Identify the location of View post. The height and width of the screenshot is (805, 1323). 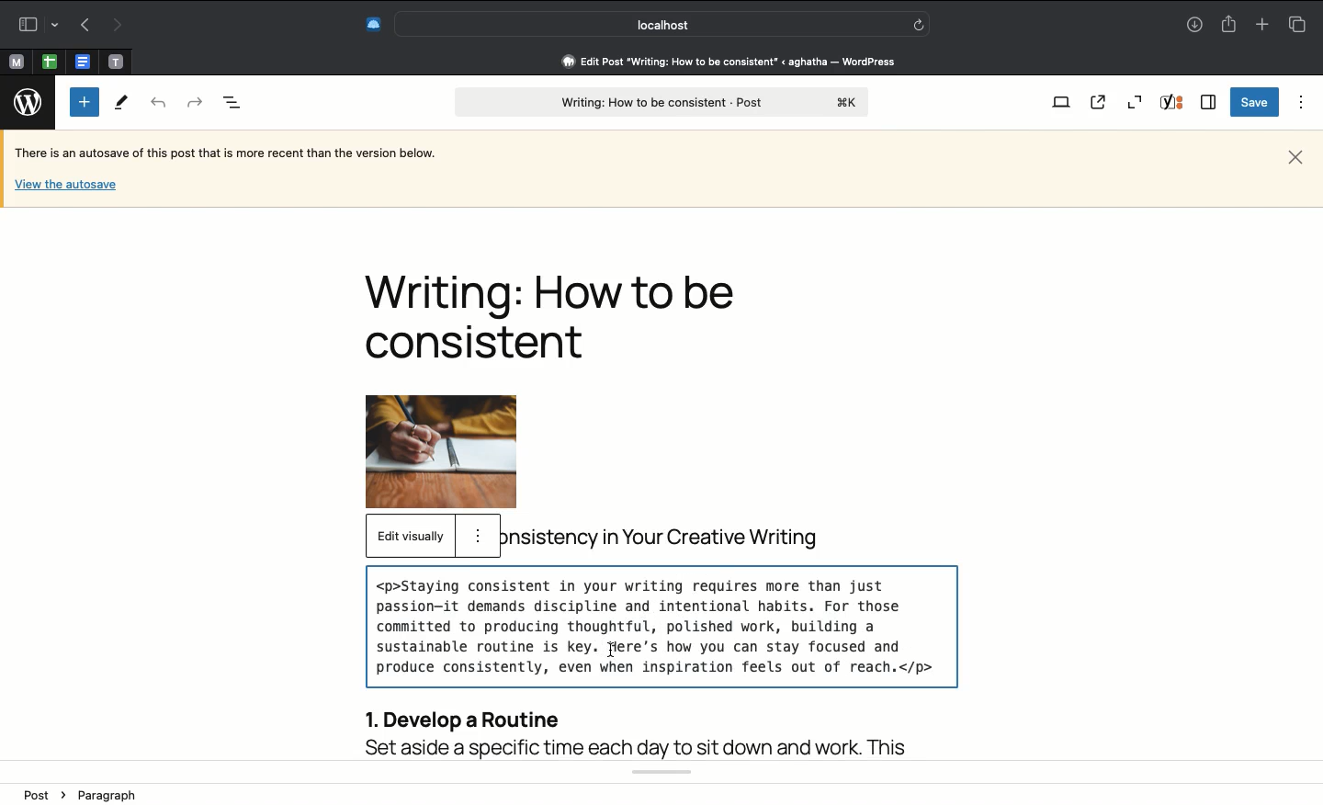
(1102, 103).